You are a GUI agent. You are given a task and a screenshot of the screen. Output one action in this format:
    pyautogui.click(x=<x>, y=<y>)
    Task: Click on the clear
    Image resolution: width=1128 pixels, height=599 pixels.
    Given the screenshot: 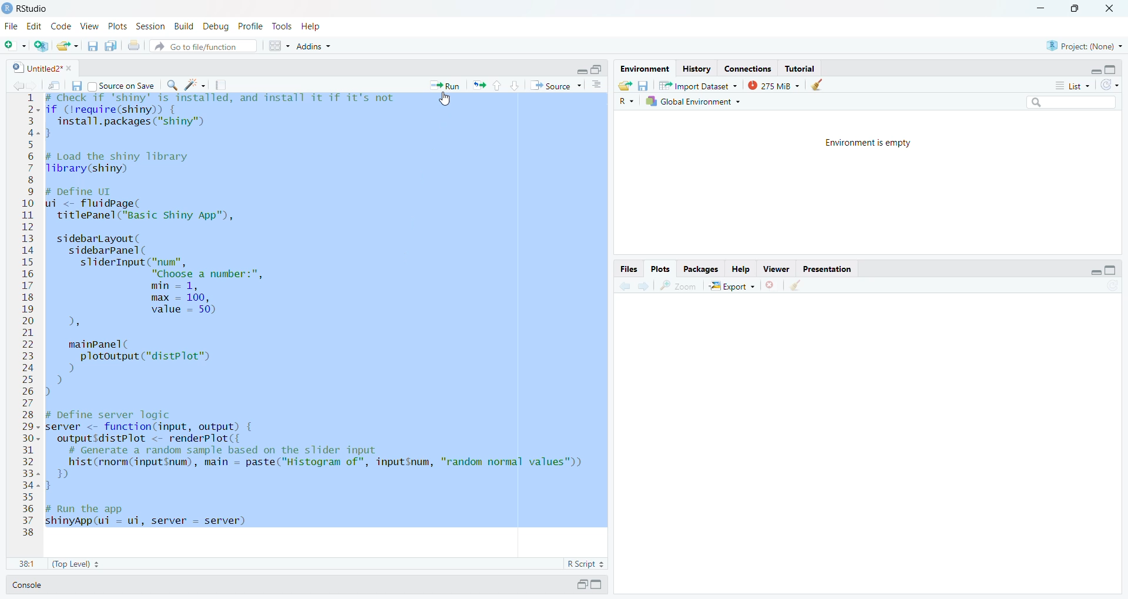 What is the action you would take?
    pyautogui.click(x=816, y=84)
    